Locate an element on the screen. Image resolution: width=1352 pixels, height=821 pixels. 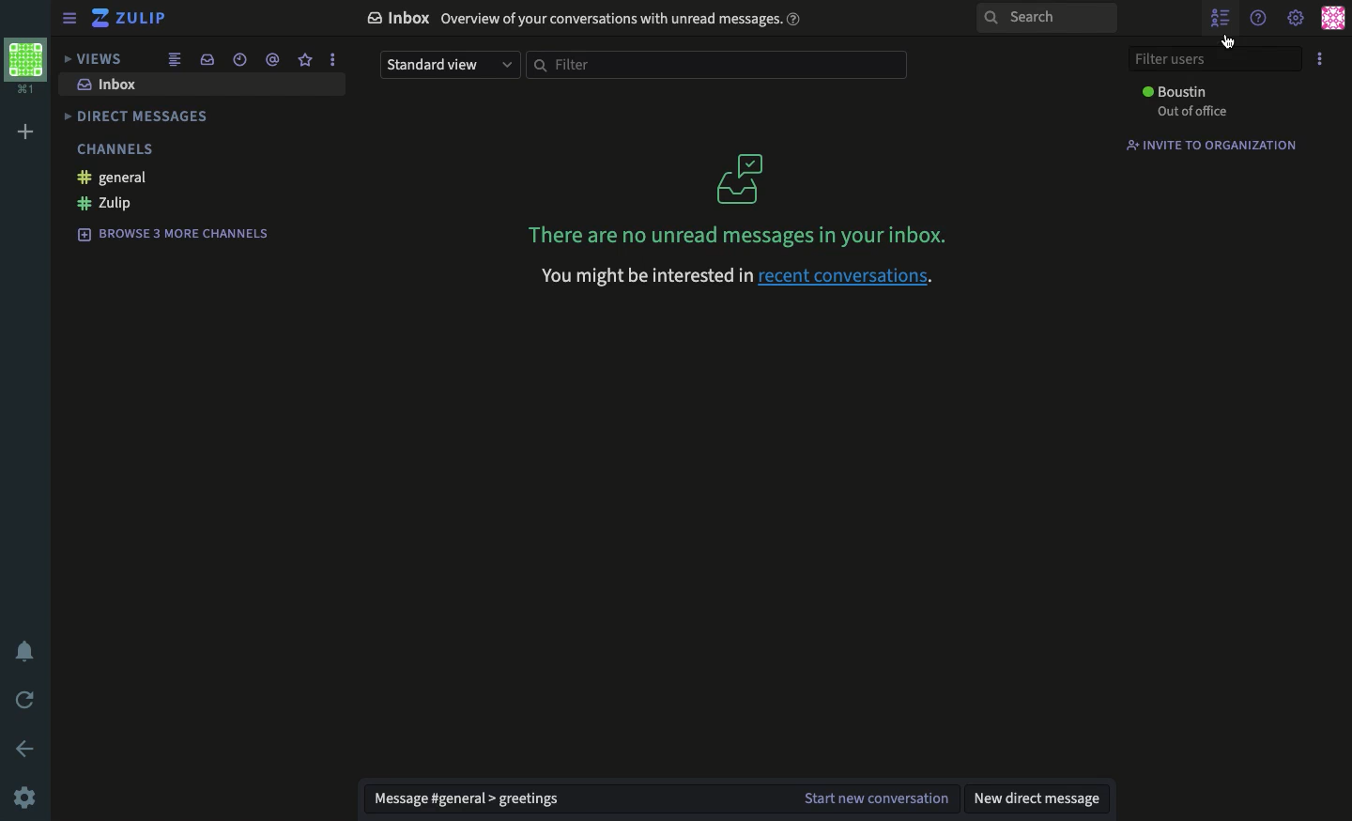
start new conversation is located at coordinates (870, 797).